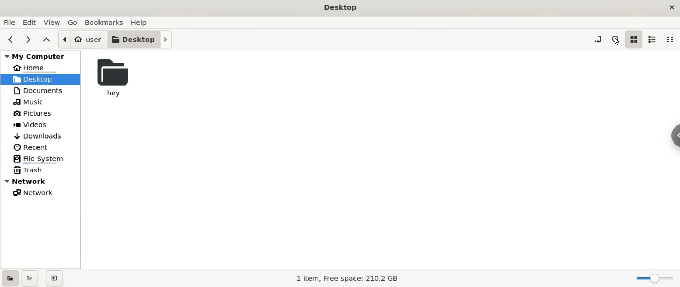  What do you see at coordinates (30, 40) in the screenshot?
I see `next` at bounding box center [30, 40].